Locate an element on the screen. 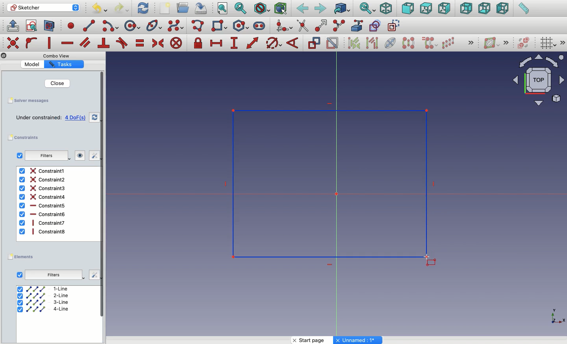 This screenshot has height=344, width=567. Back is located at coordinates (303, 9).